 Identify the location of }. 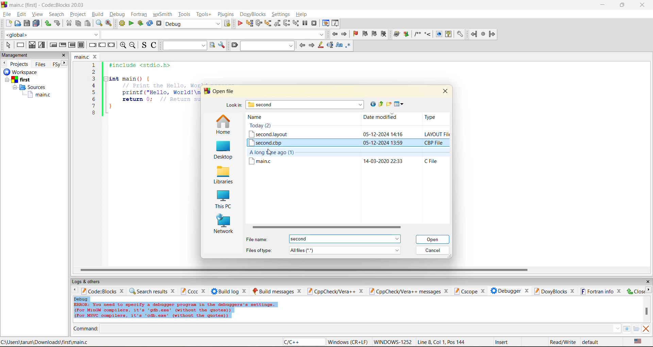
(111, 107).